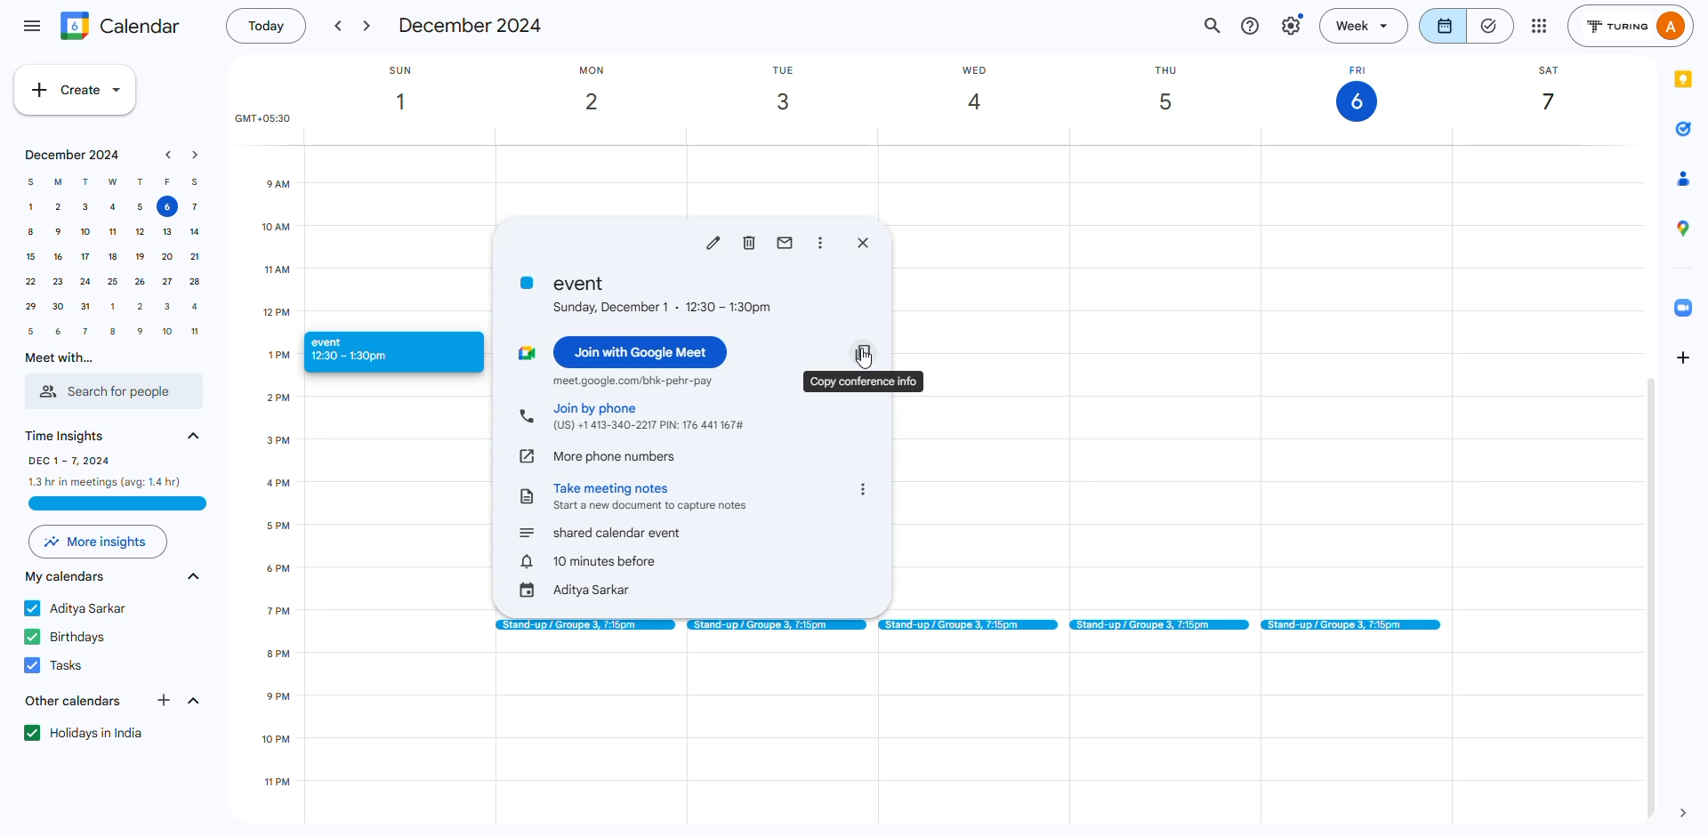 The height and width of the screenshot is (836, 1708). What do you see at coordinates (195, 330) in the screenshot?
I see `11` at bounding box center [195, 330].